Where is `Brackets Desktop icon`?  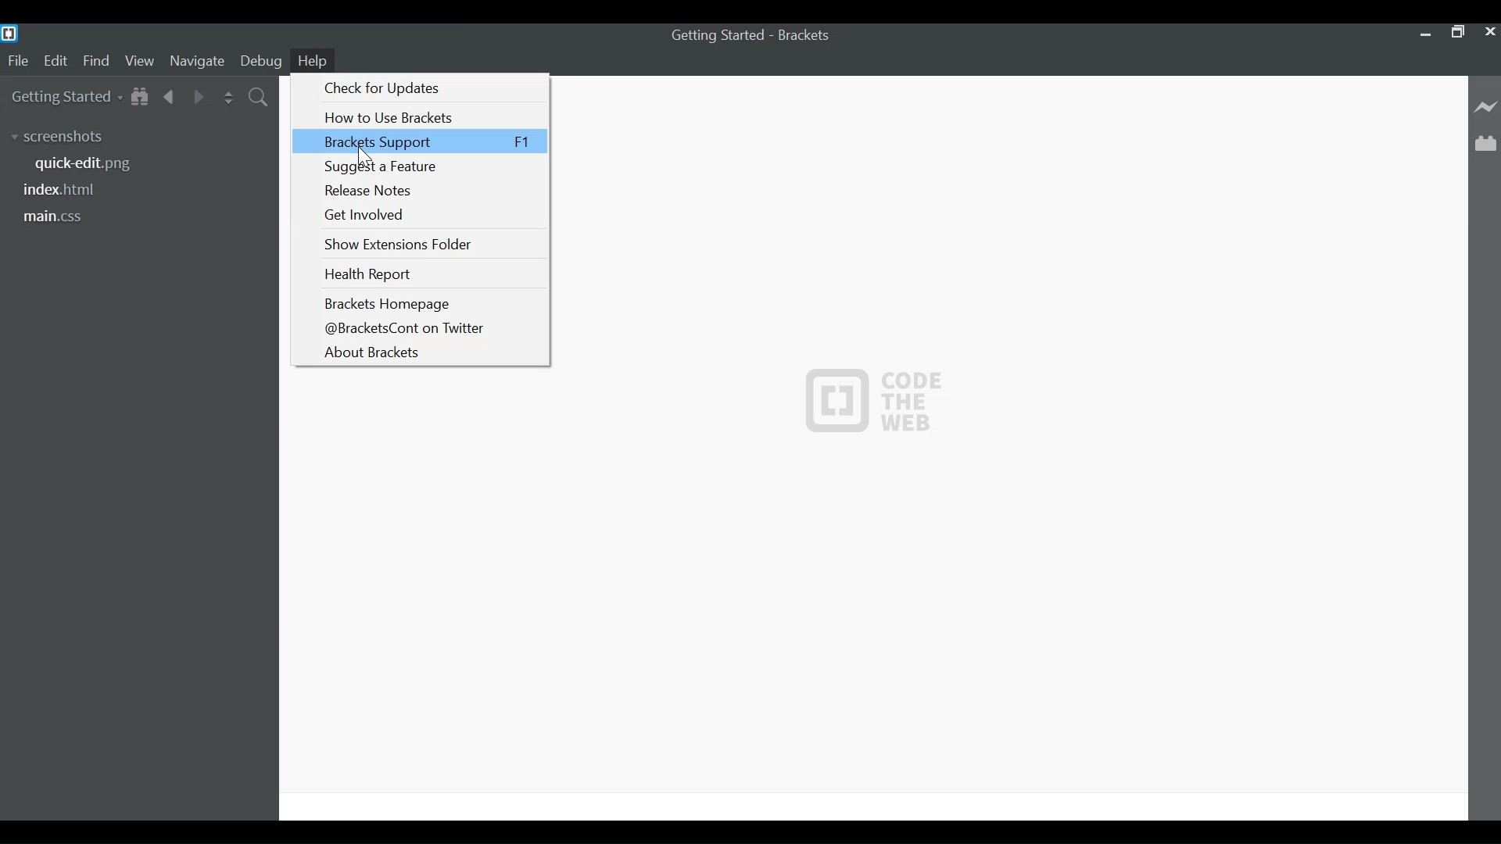
Brackets Desktop icon is located at coordinates (11, 33).